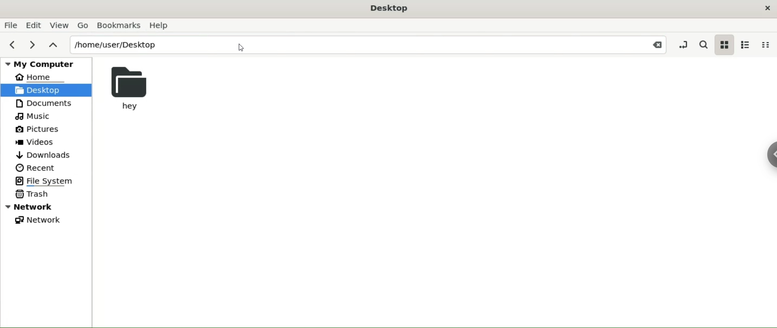  I want to click on downloads, so click(45, 155).